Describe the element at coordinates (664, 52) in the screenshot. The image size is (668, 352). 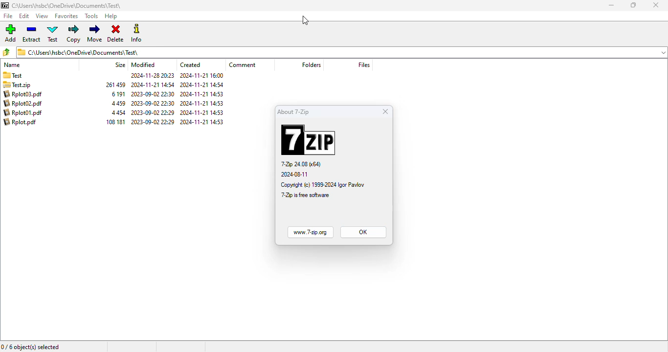
I see `drop down` at that location.